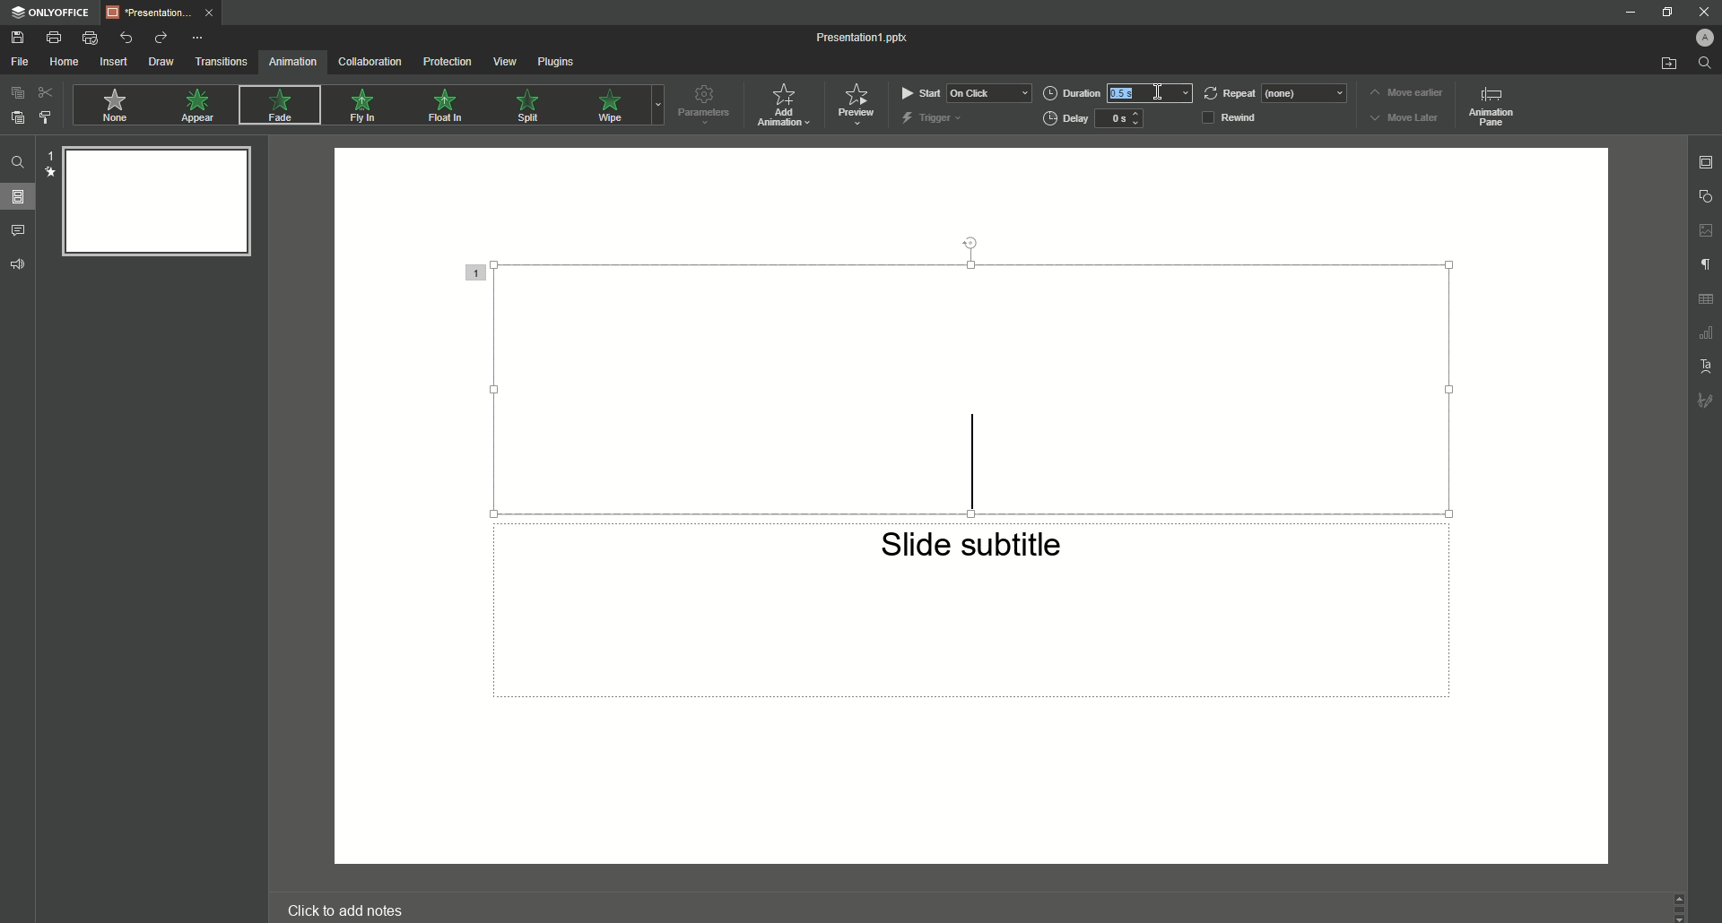 This screenshot has width=1722, height=923. Describe the element at coordinates (1704, 12) in the screenshot. I see `Close` at that location.